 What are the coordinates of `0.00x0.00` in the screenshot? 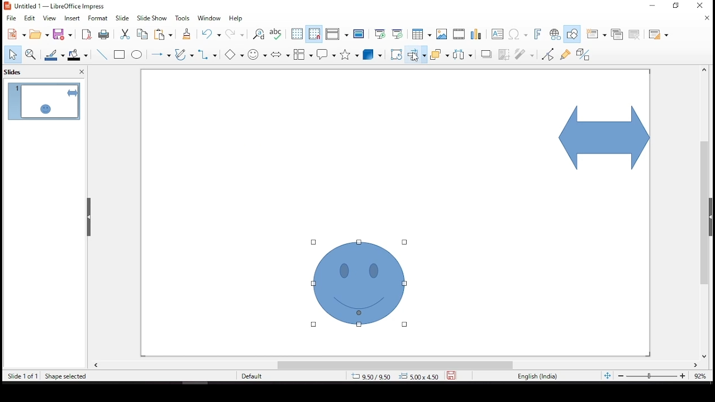 It's located at (418, 375).